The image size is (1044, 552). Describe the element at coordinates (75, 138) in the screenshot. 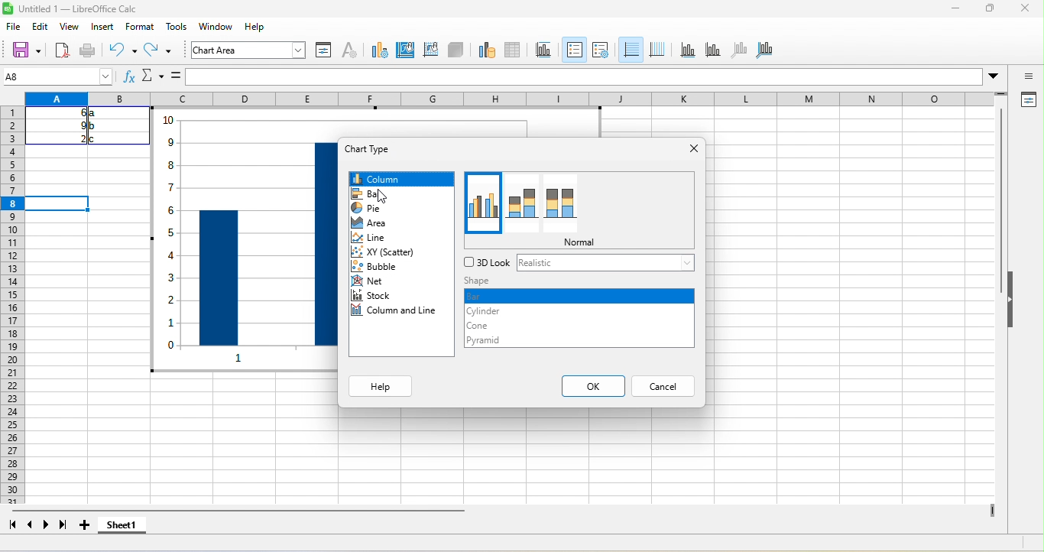

I see `2` at that location.